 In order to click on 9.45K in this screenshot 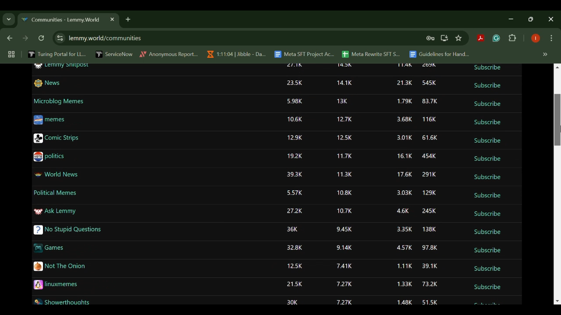, I will do `click(343, 228)`.